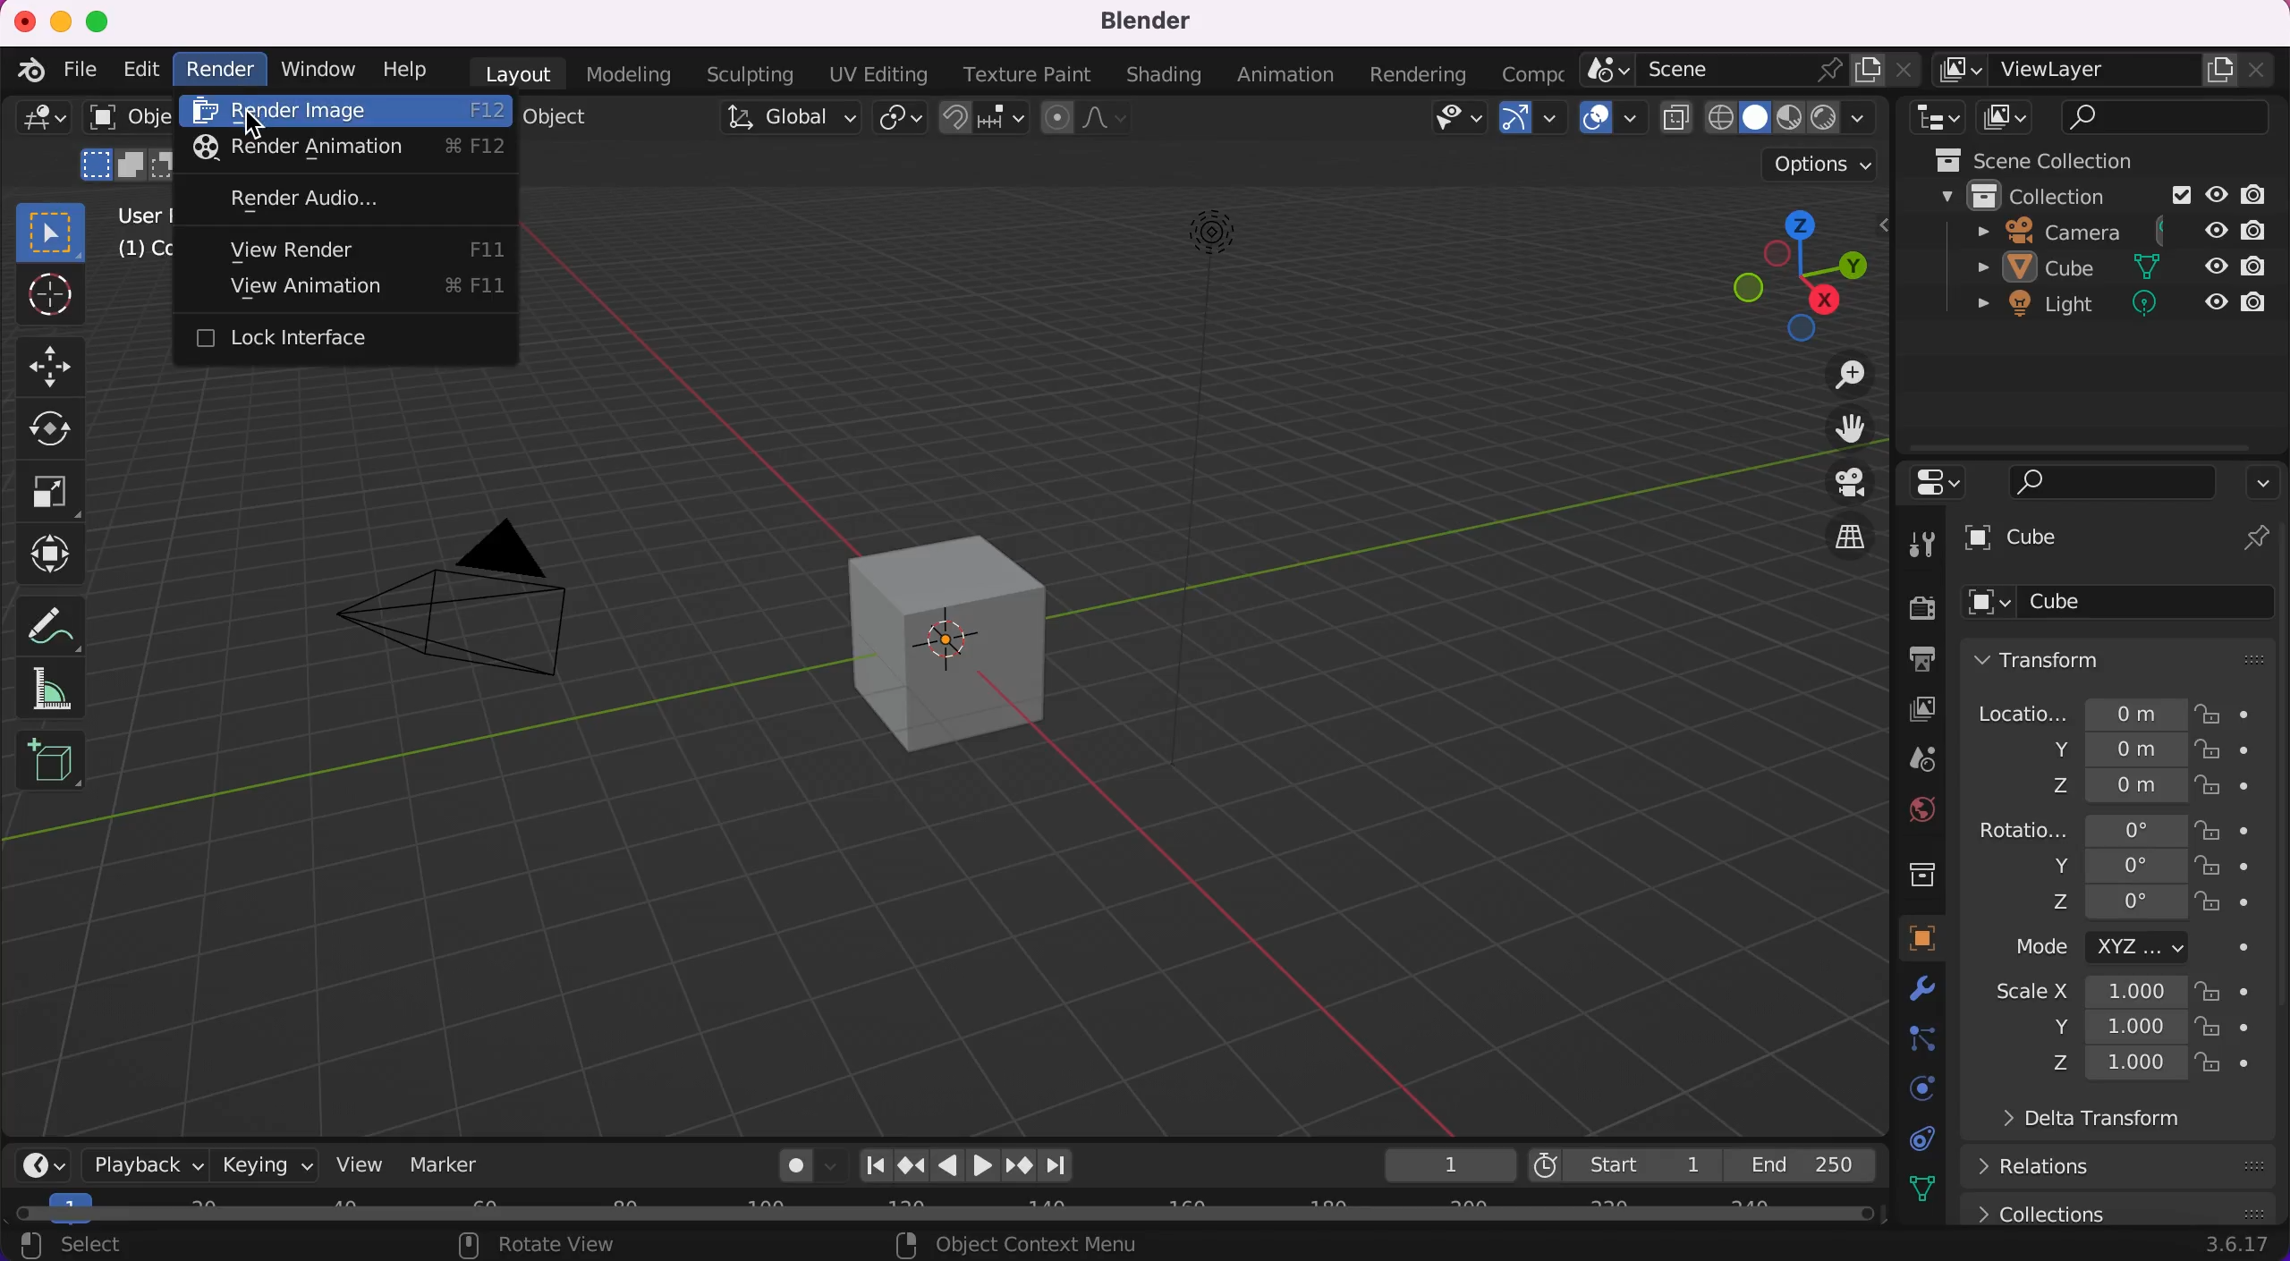 The image size is (2290, 1261). Describe the element at coordinates (1842, 433) in the screenshot. I see `move the view` at that location.